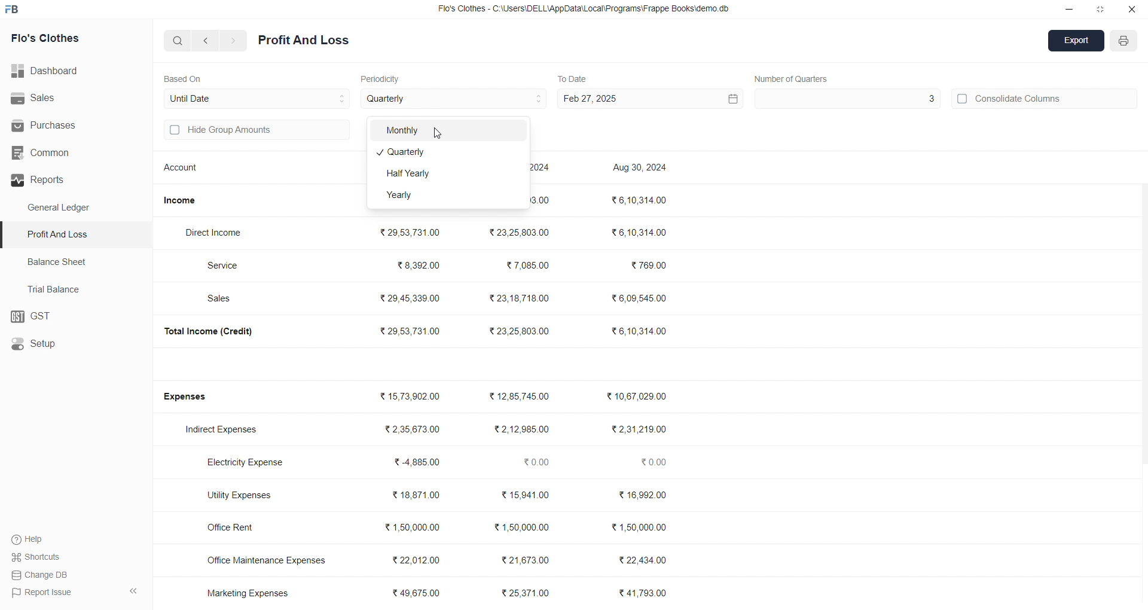  I want to click on ₹6,10,314.00, so click(637, 199).